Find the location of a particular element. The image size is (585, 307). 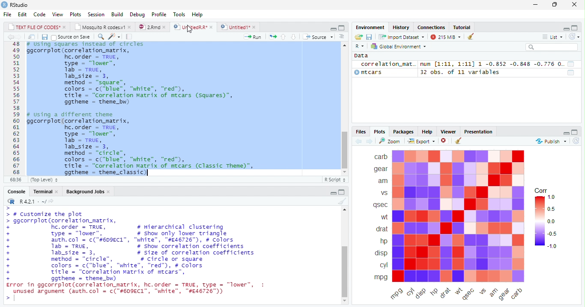

Tutorial is located at coordinates (463, 27).